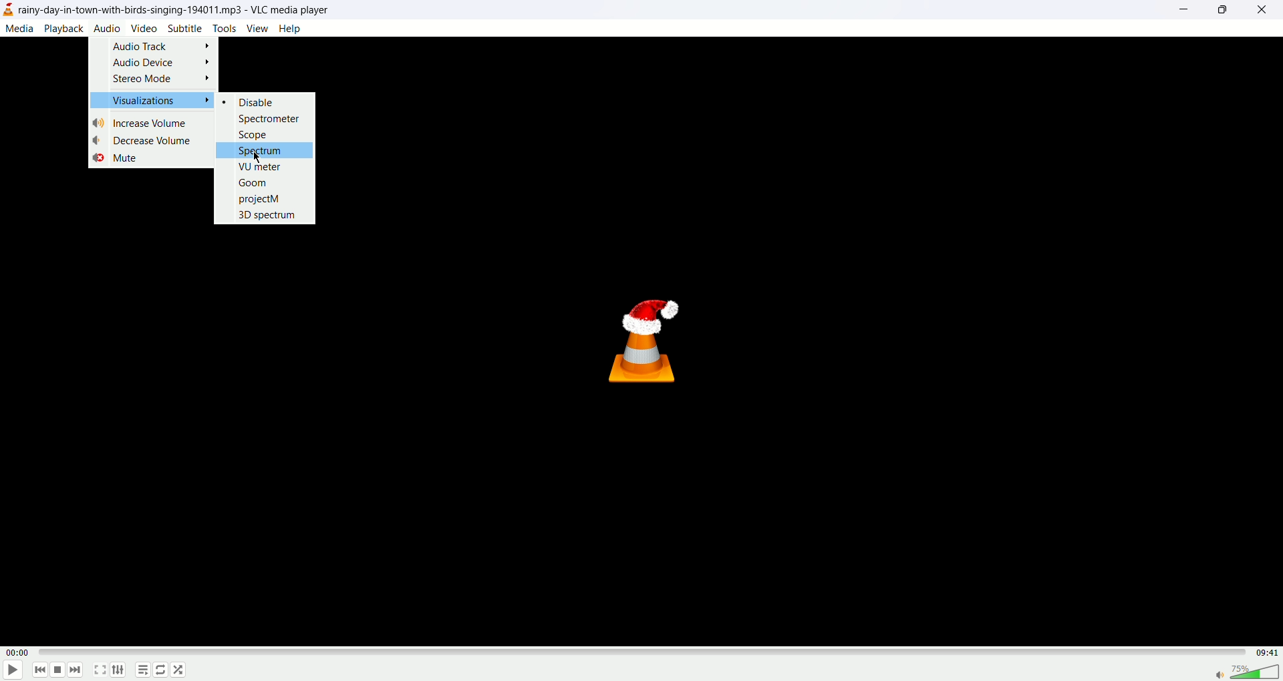 This screenshot has height=681, width=1283. What do you see at coordinates (254, 182) in the screenshot?
I see `groom` at bounding box center [254, 182].